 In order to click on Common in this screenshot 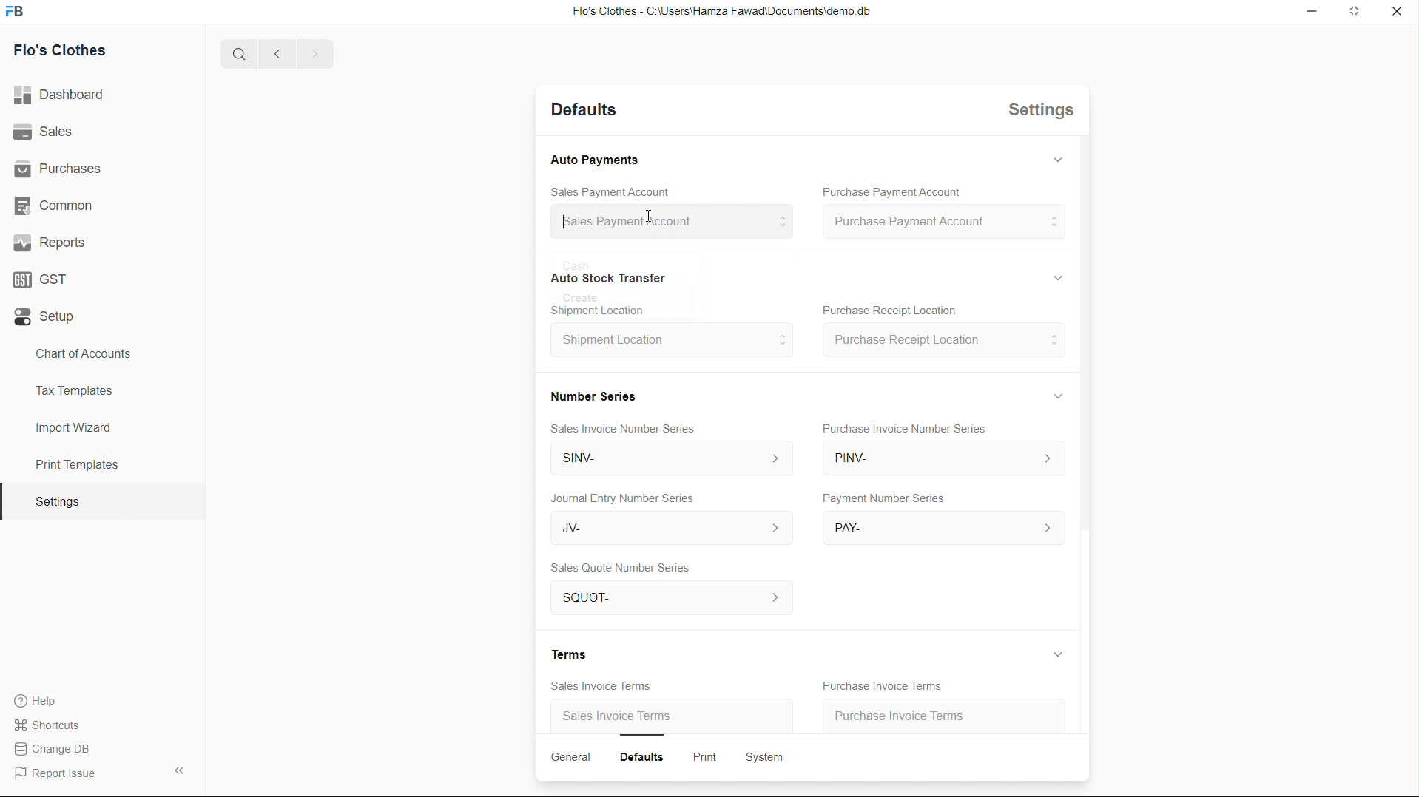, I will do `click(57, 204)`.